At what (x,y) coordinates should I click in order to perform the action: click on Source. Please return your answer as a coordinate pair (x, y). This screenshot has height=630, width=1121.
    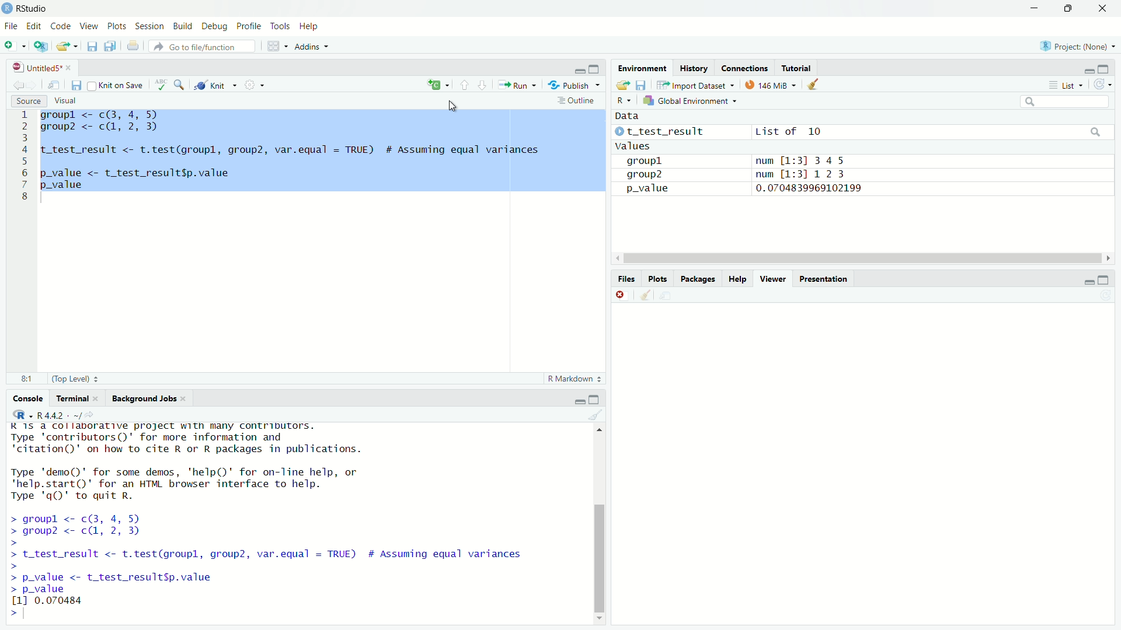
    Looking at the image, I should click on (26, 101).